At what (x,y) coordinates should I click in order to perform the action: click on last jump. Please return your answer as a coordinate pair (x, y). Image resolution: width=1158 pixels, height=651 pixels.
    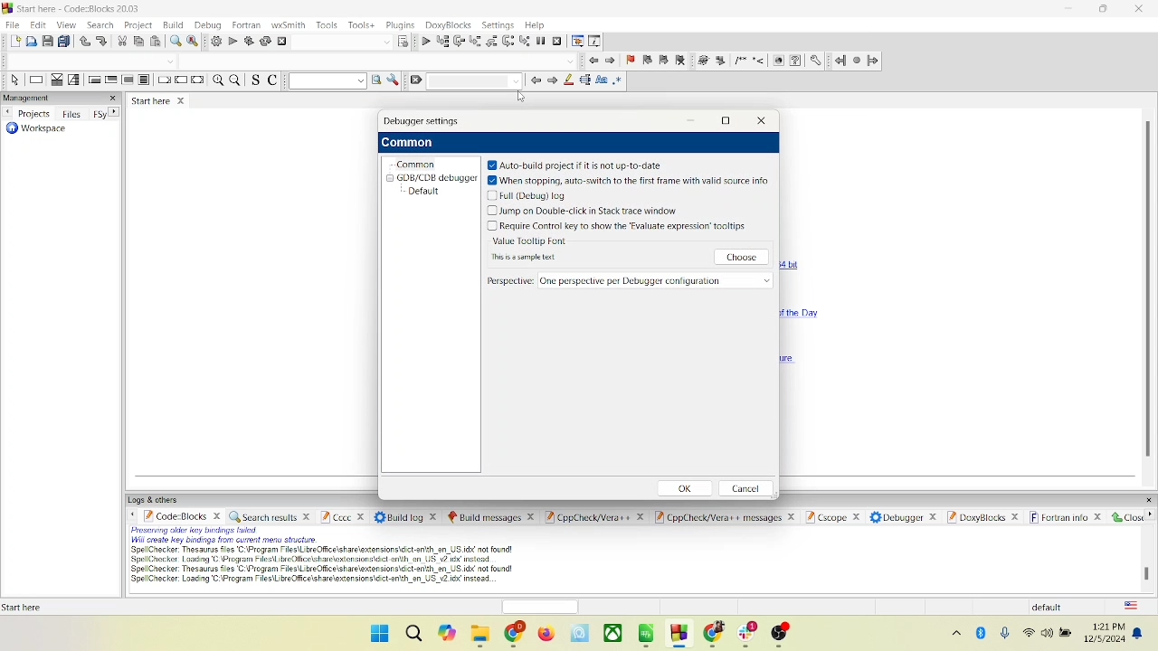
    Looking at the image, I should click on (857, 61).